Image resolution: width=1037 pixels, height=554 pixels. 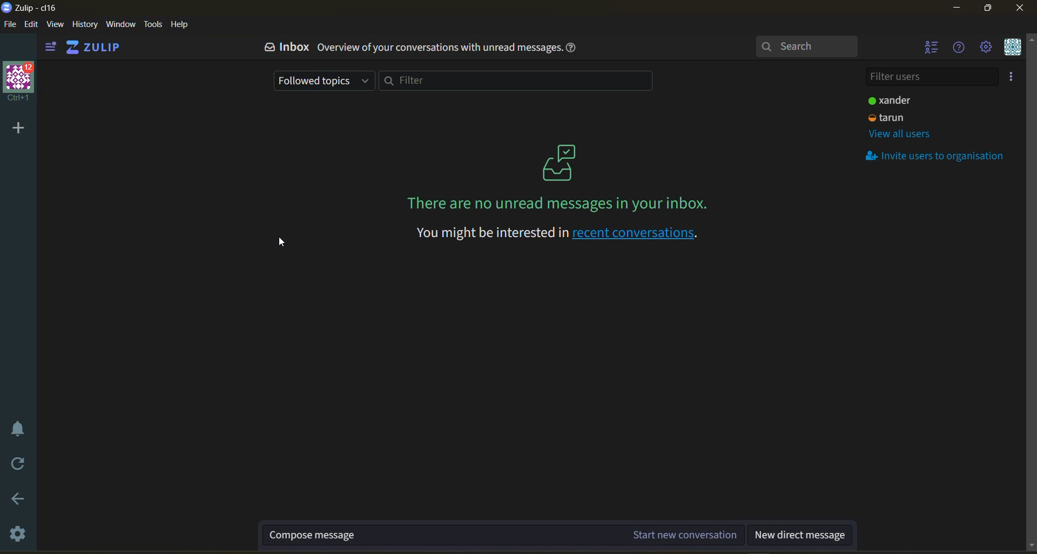 What do you see at coordinates (58, 25) in the screenshot?
I see `view` at bounding box center [58, 25].